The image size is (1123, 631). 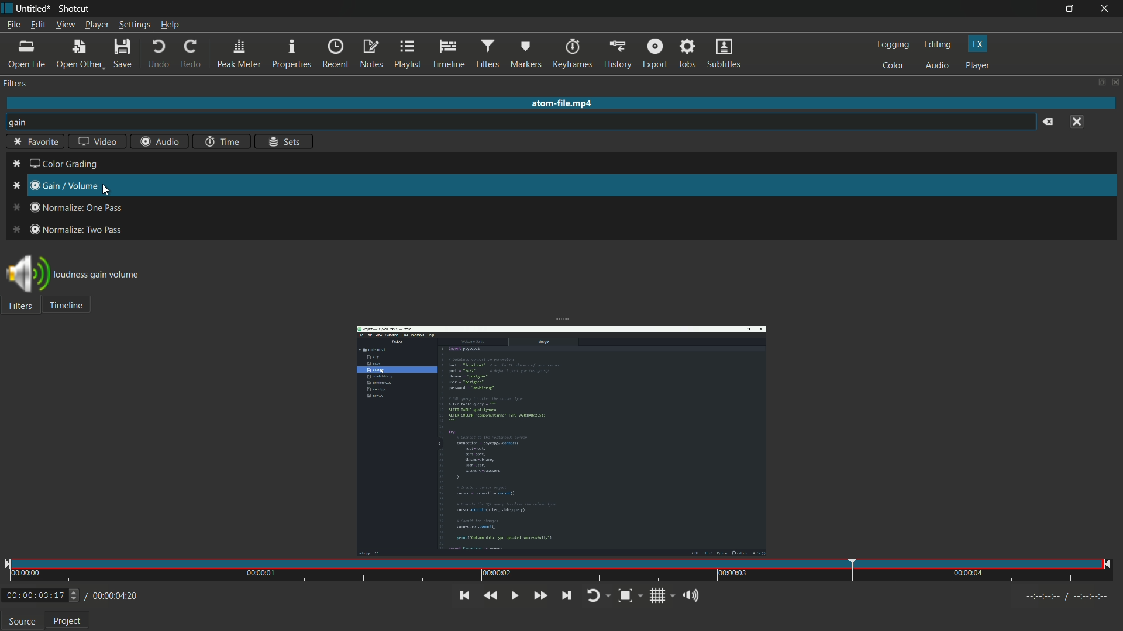 I want to click on skip to the previous point, so click(x=464, y=595).